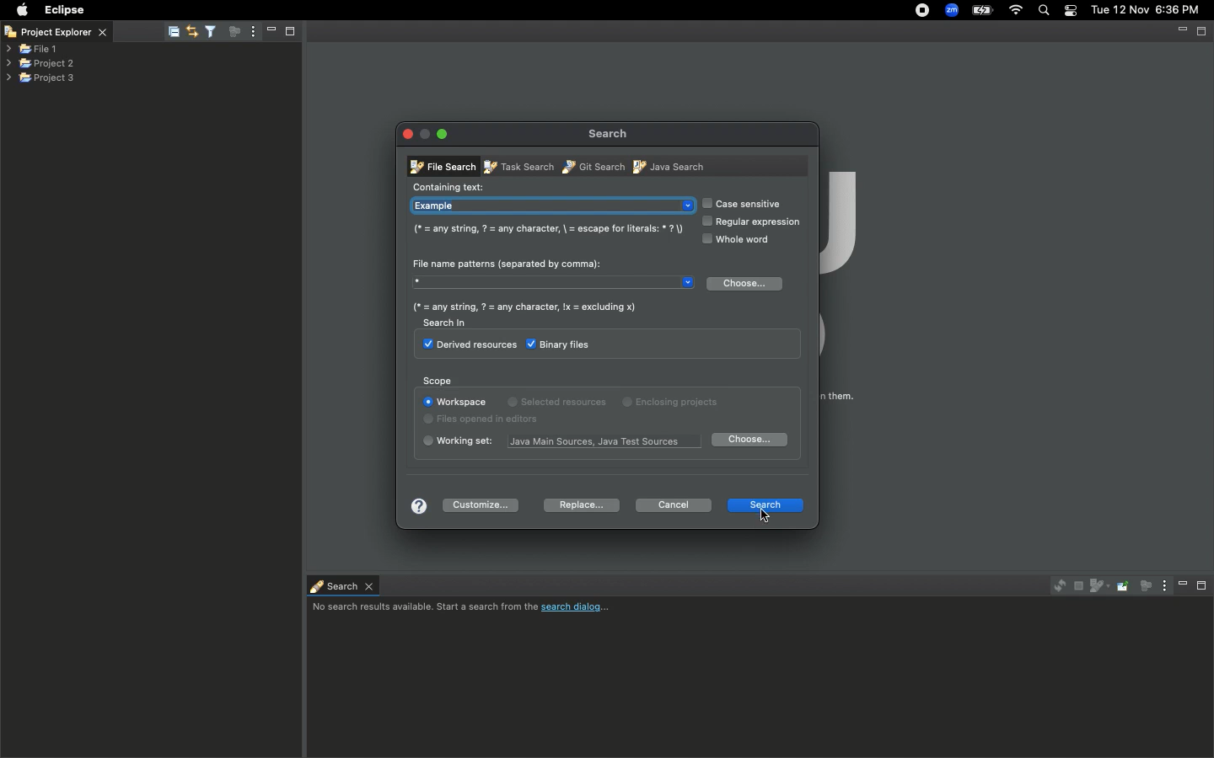 This screenshot has height=758, width=1214. What do you see at coordinates (353, 10) in the screenshot?
I see `Run` at bounding box center [353, 10].